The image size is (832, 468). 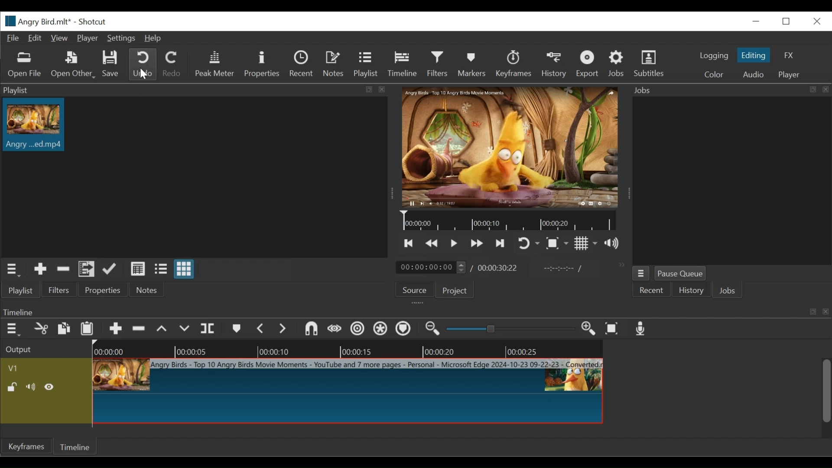 What do you see at coordinates (121, 38) in the screenshot?
I see `Settings` at bounding box center [121, 38].